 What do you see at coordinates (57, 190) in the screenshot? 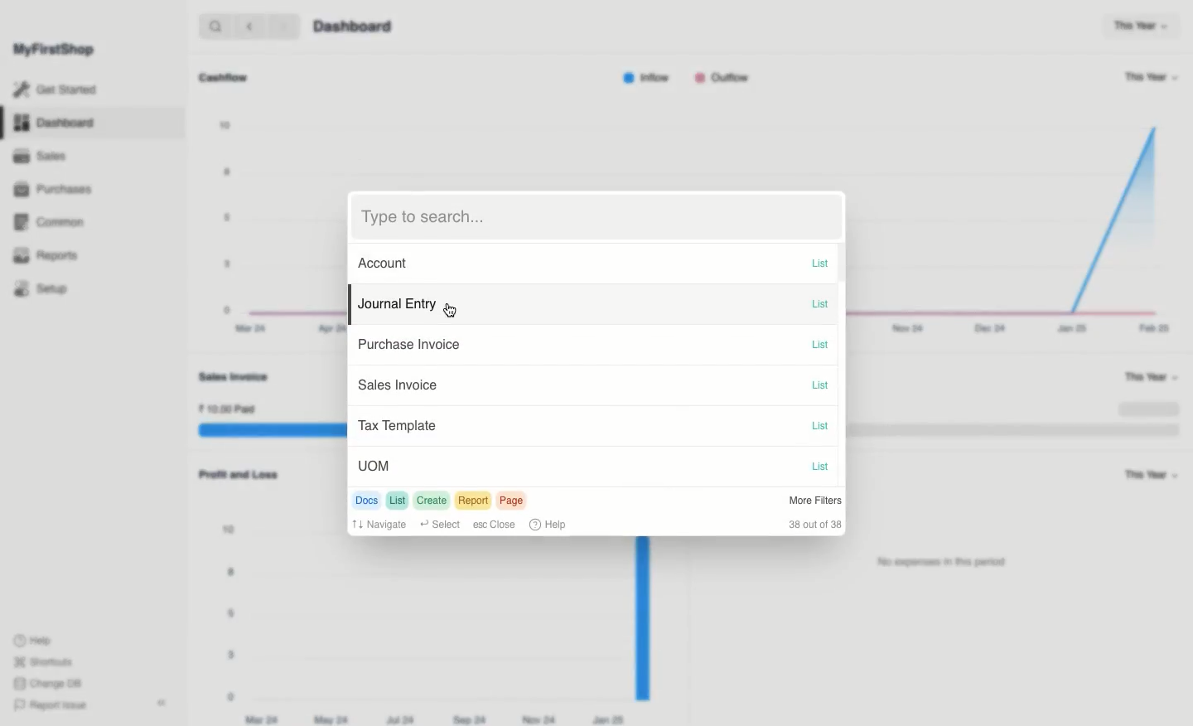
I see `Purchases` at bounding box center [57, 190].